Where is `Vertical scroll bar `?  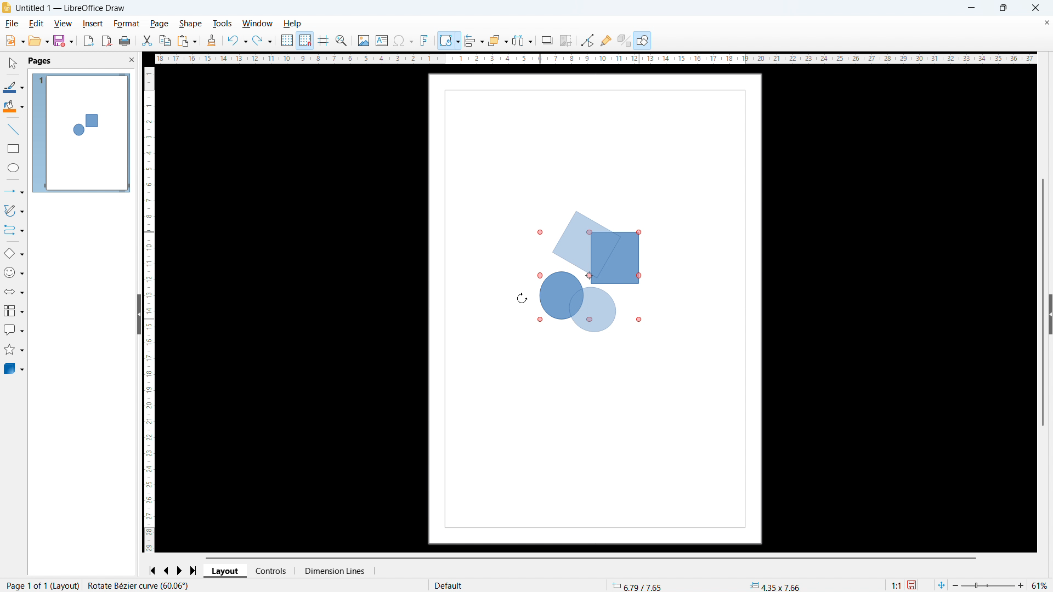
Vertical scroll bar  is located at coordinates (1043, 229).